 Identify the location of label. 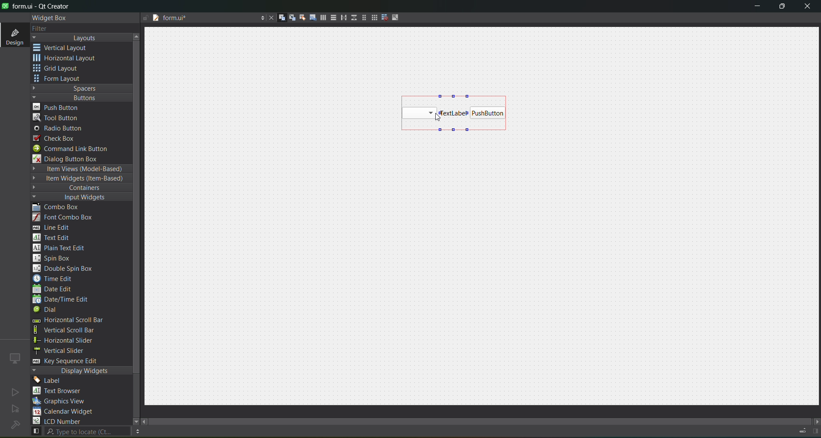
(50, 381).